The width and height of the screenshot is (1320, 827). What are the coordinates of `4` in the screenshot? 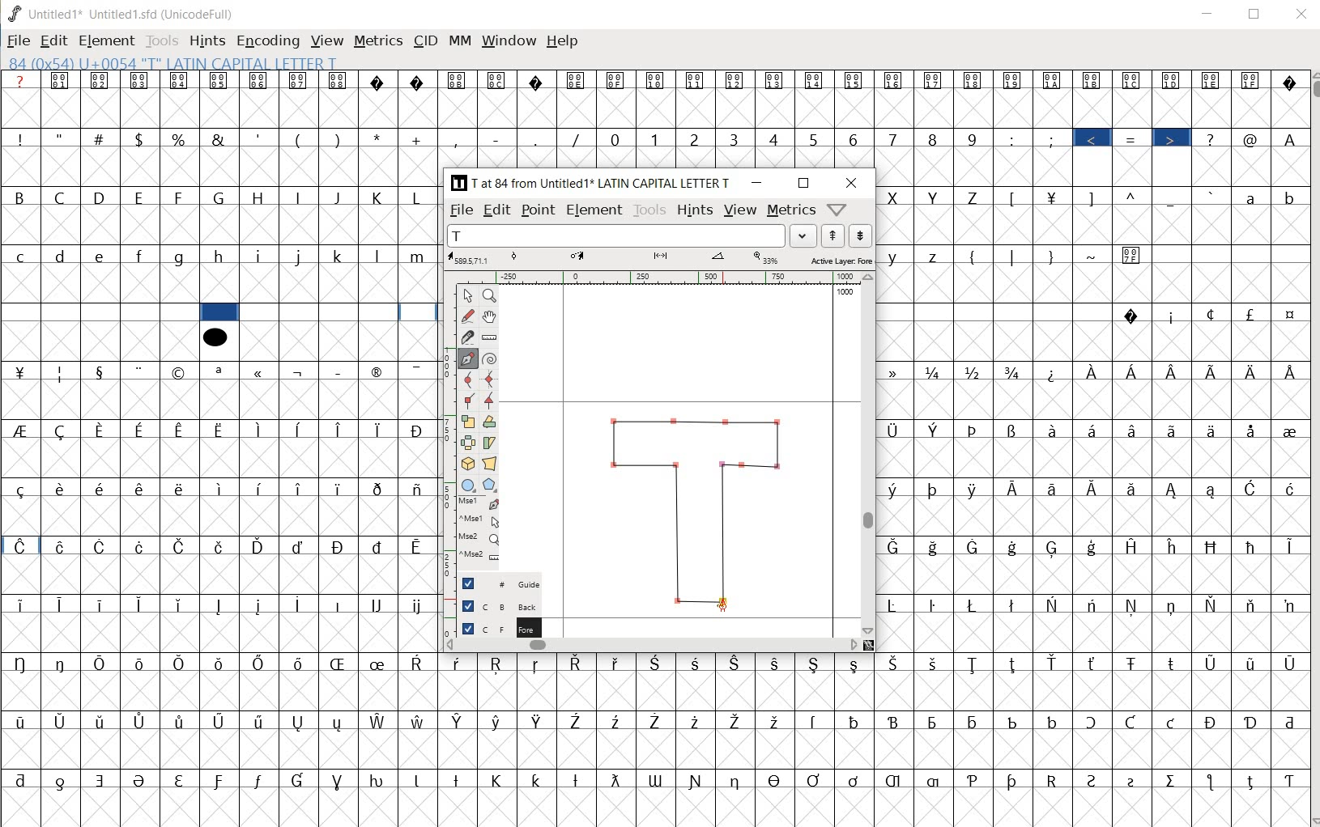 It's located at (777, 138).